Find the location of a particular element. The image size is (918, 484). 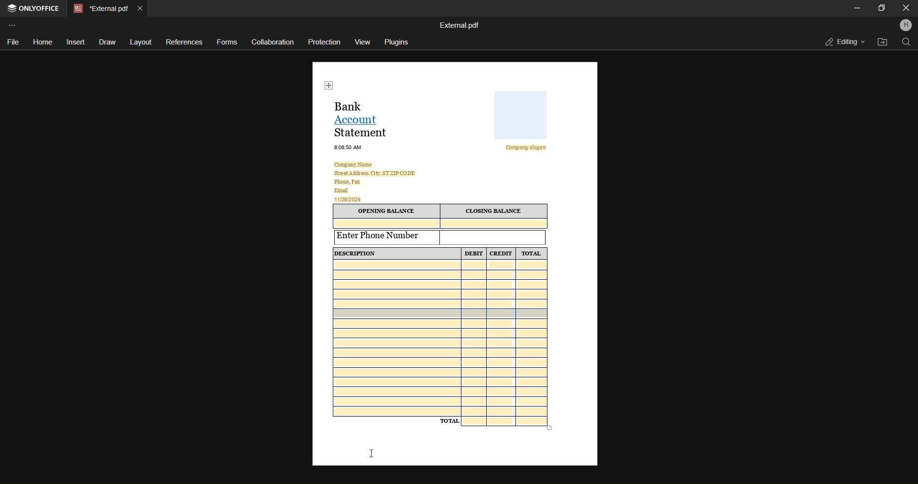

file name is located at coordinates (459, 24).